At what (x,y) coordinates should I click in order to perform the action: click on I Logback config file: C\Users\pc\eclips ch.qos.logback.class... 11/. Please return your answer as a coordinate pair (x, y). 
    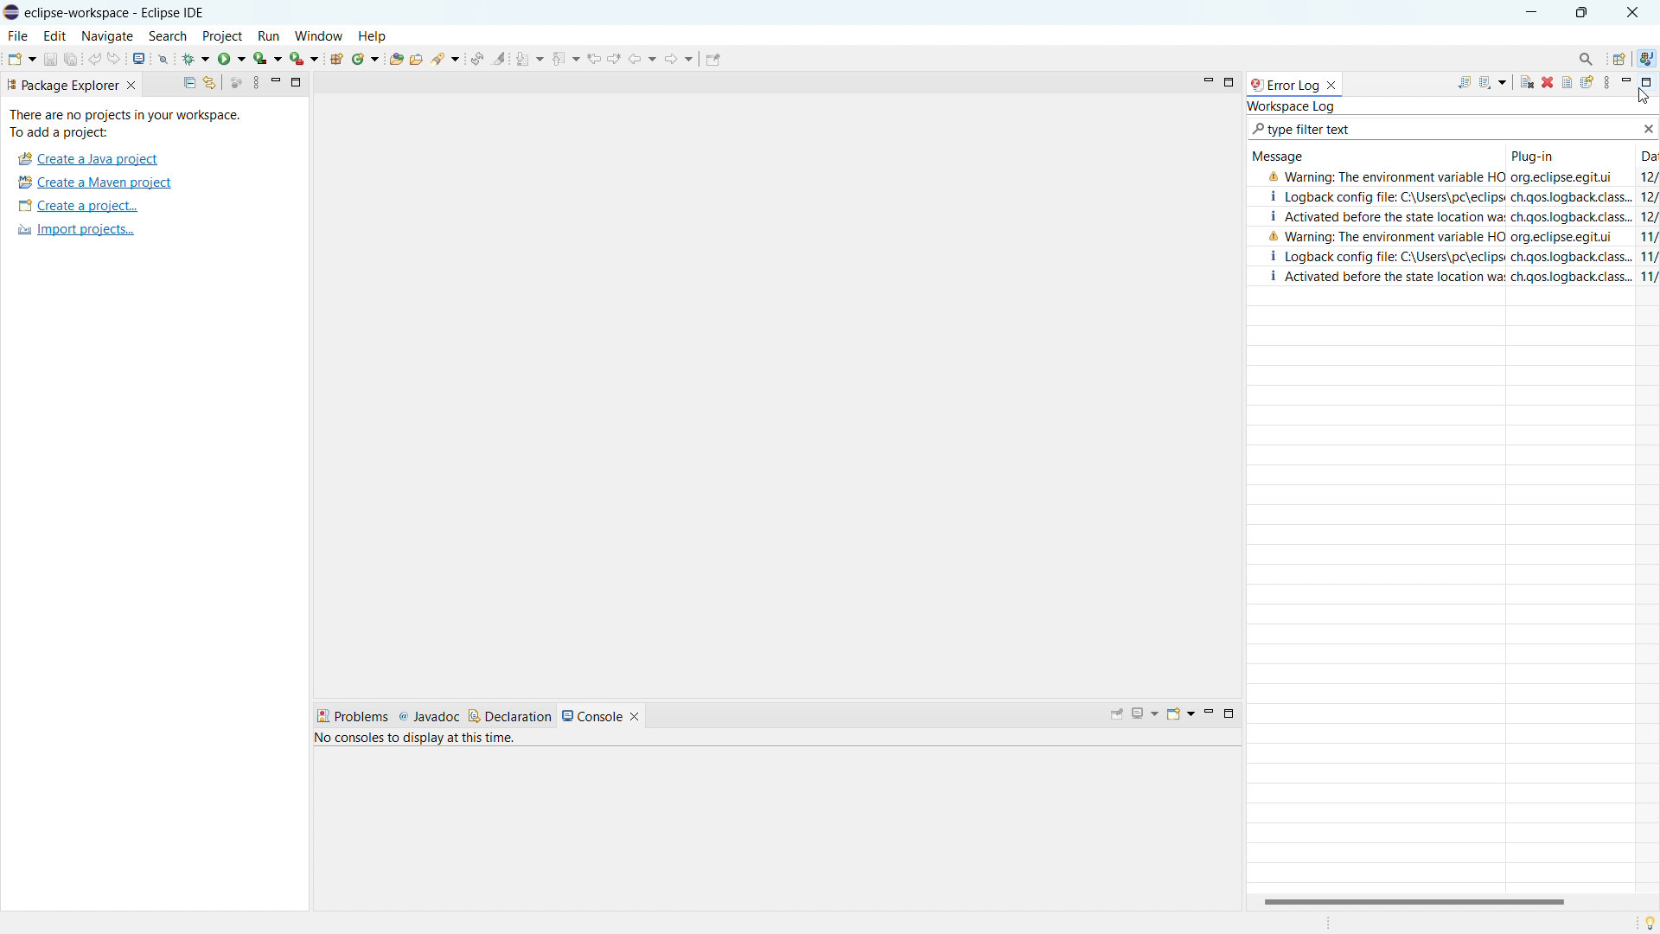
    Looking at the image, I should click on (1465, 255).